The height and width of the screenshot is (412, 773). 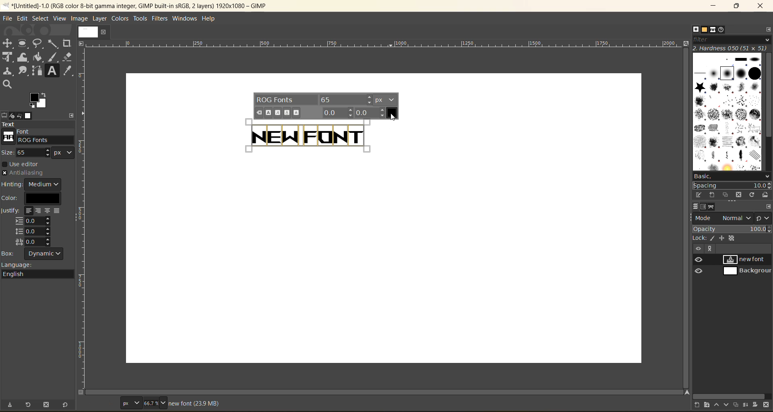 I want to click on hinting, so click(x=33, y=184).